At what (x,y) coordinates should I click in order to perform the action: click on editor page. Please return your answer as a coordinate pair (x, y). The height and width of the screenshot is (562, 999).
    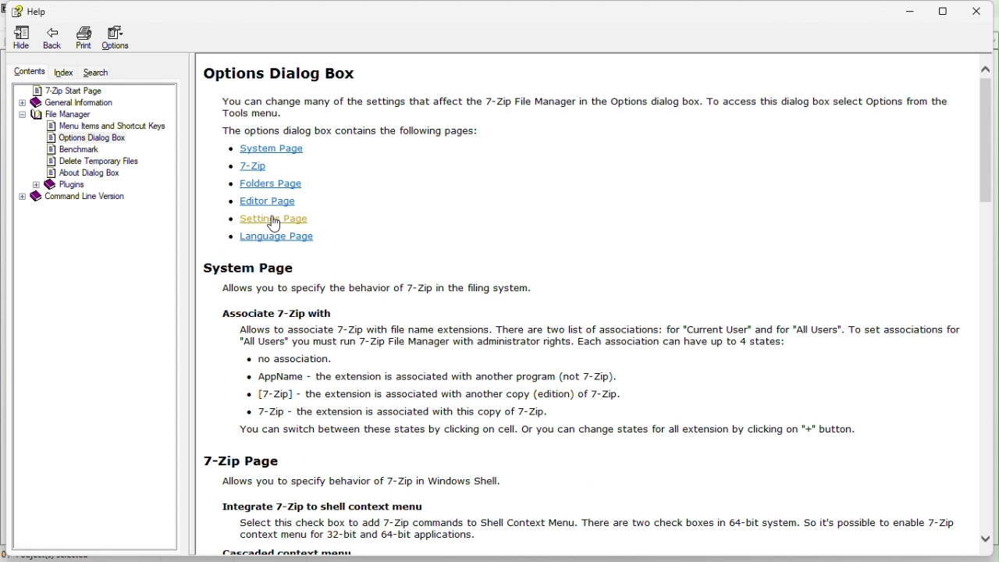
    Looking at the image, I should click on (272, 202).